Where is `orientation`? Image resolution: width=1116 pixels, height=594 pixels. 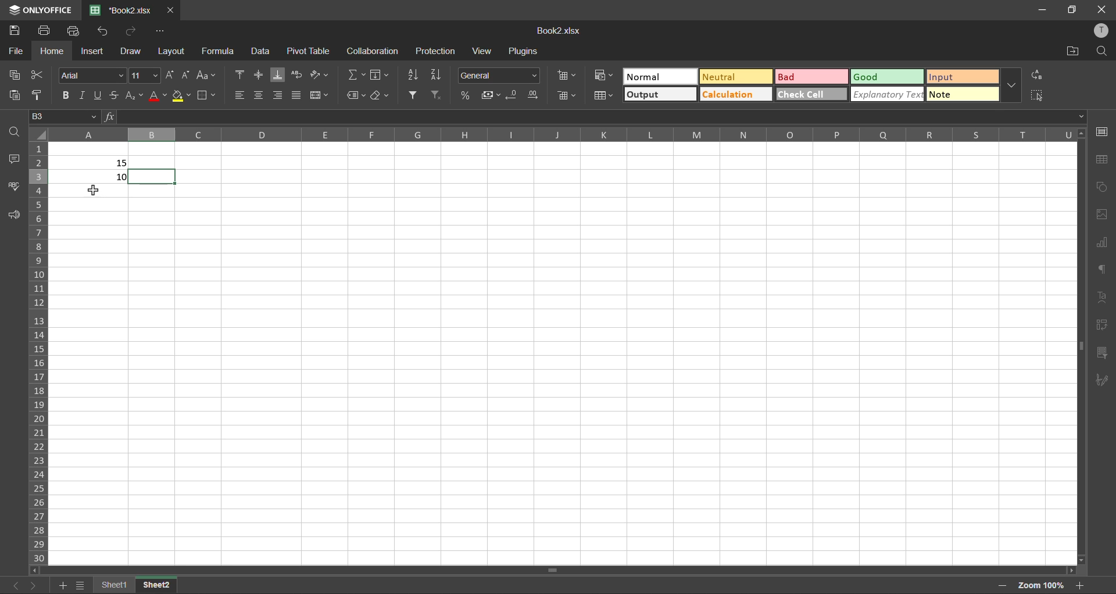
orientation is located at coordinates (320, 76).